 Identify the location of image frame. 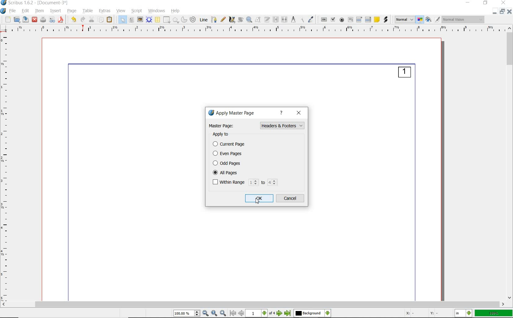
(140, 20).